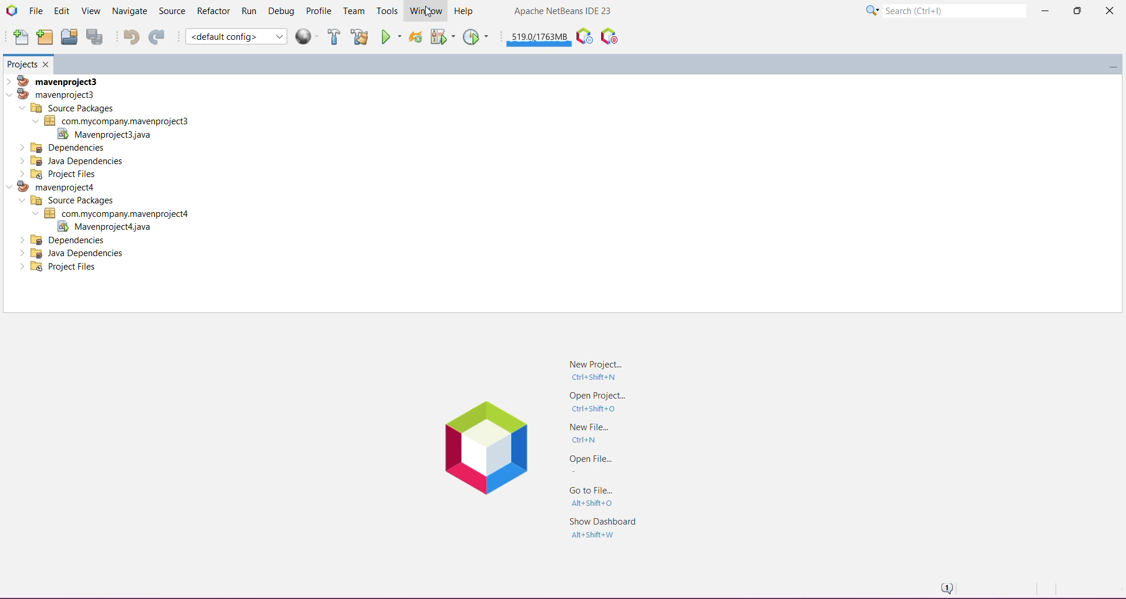  I want to click on Project Files, so click(60, 268).